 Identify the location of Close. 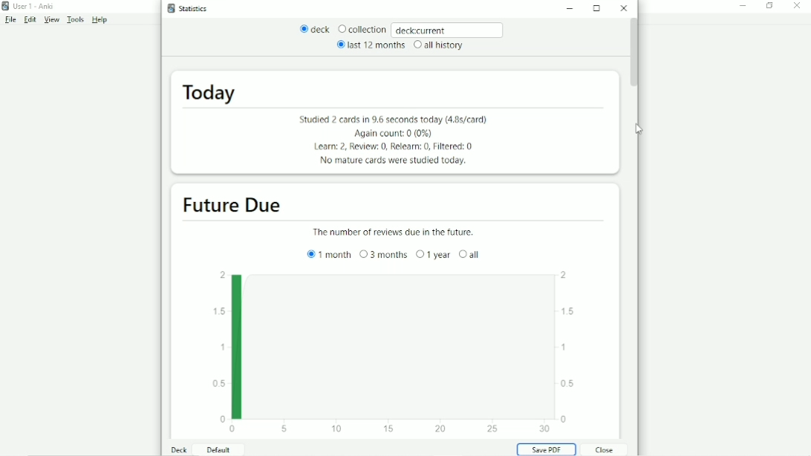
(799, 6).